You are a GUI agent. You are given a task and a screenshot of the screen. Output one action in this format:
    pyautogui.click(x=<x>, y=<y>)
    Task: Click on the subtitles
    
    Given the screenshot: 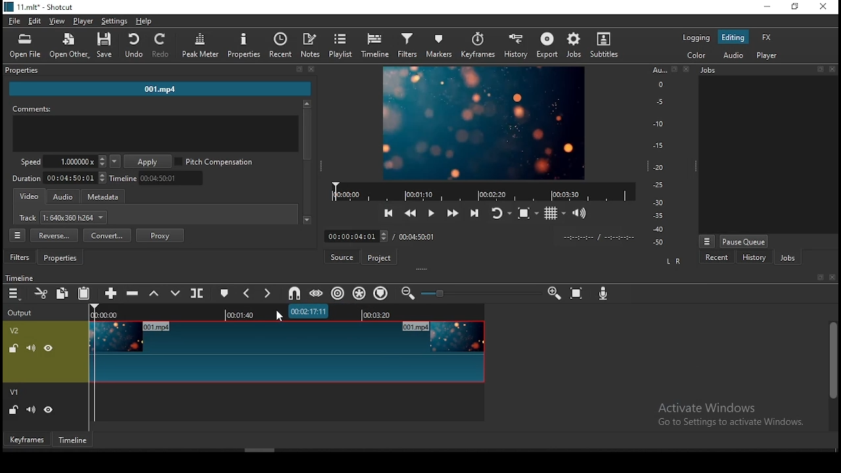 What is the action you would take?
    pyautogui.click(x=606, y=45)
    